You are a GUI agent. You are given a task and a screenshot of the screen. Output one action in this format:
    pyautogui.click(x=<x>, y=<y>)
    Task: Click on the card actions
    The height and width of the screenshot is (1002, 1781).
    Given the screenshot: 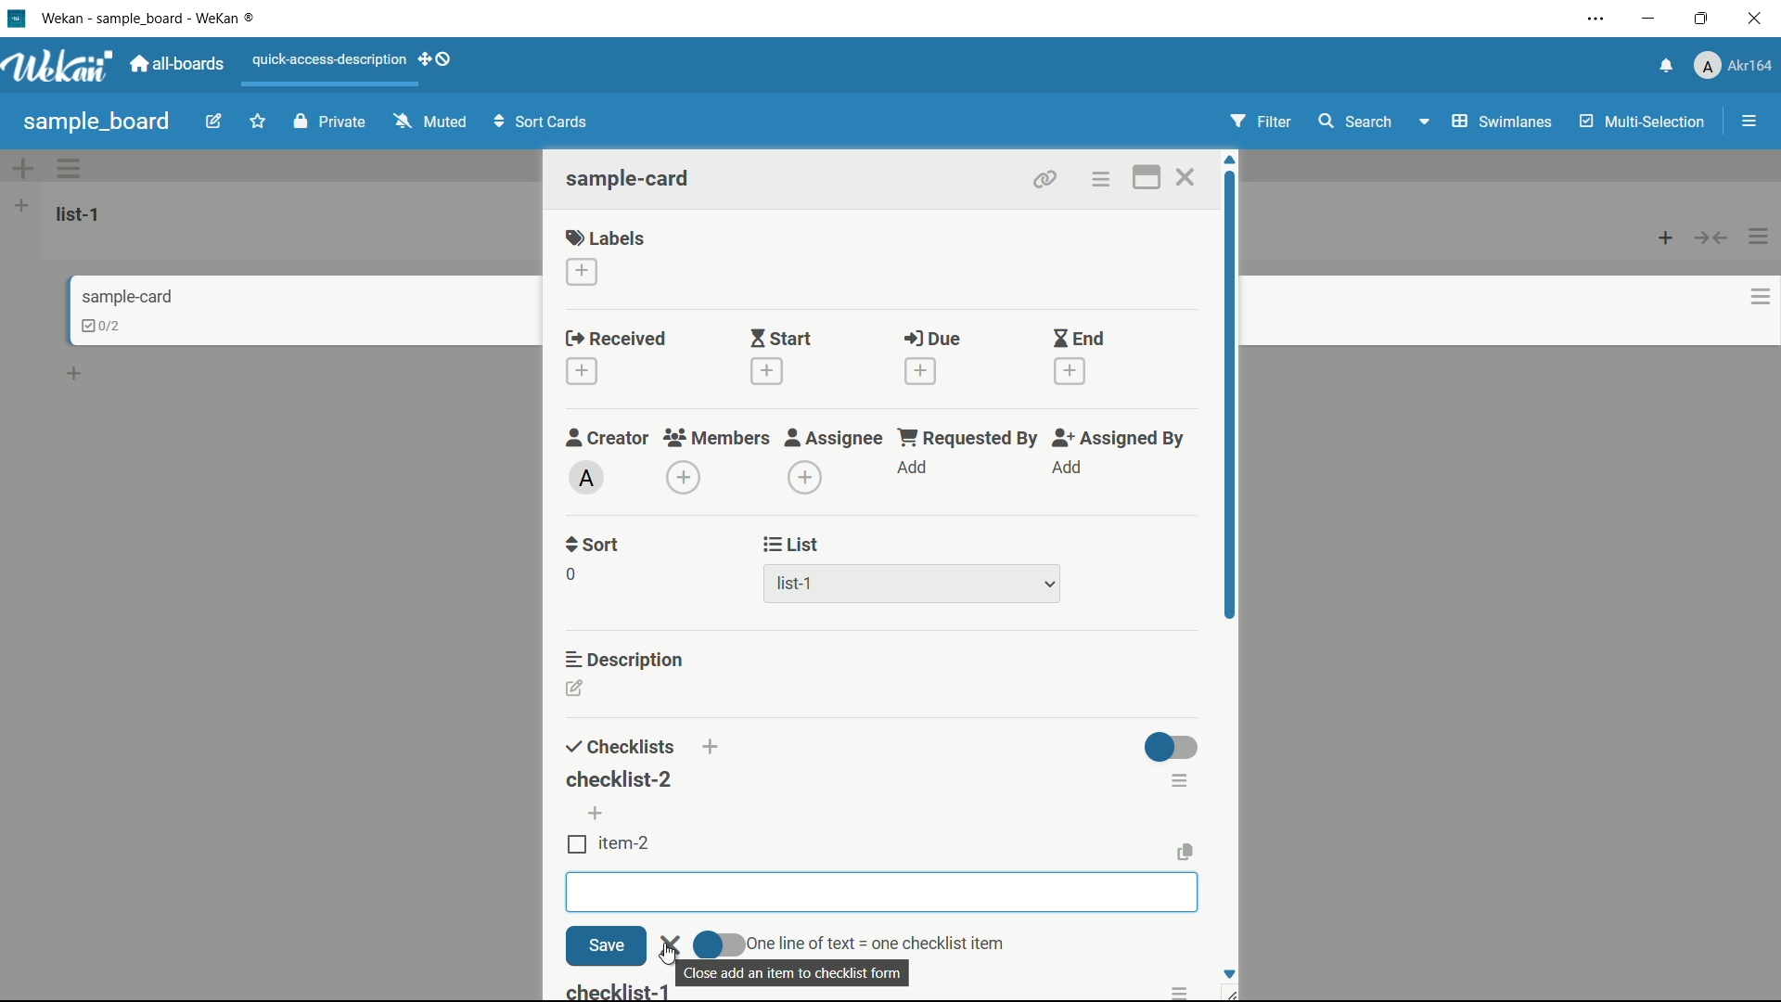 What is the action you would take?
    pyautogui.click(x=1761, y=297)
    